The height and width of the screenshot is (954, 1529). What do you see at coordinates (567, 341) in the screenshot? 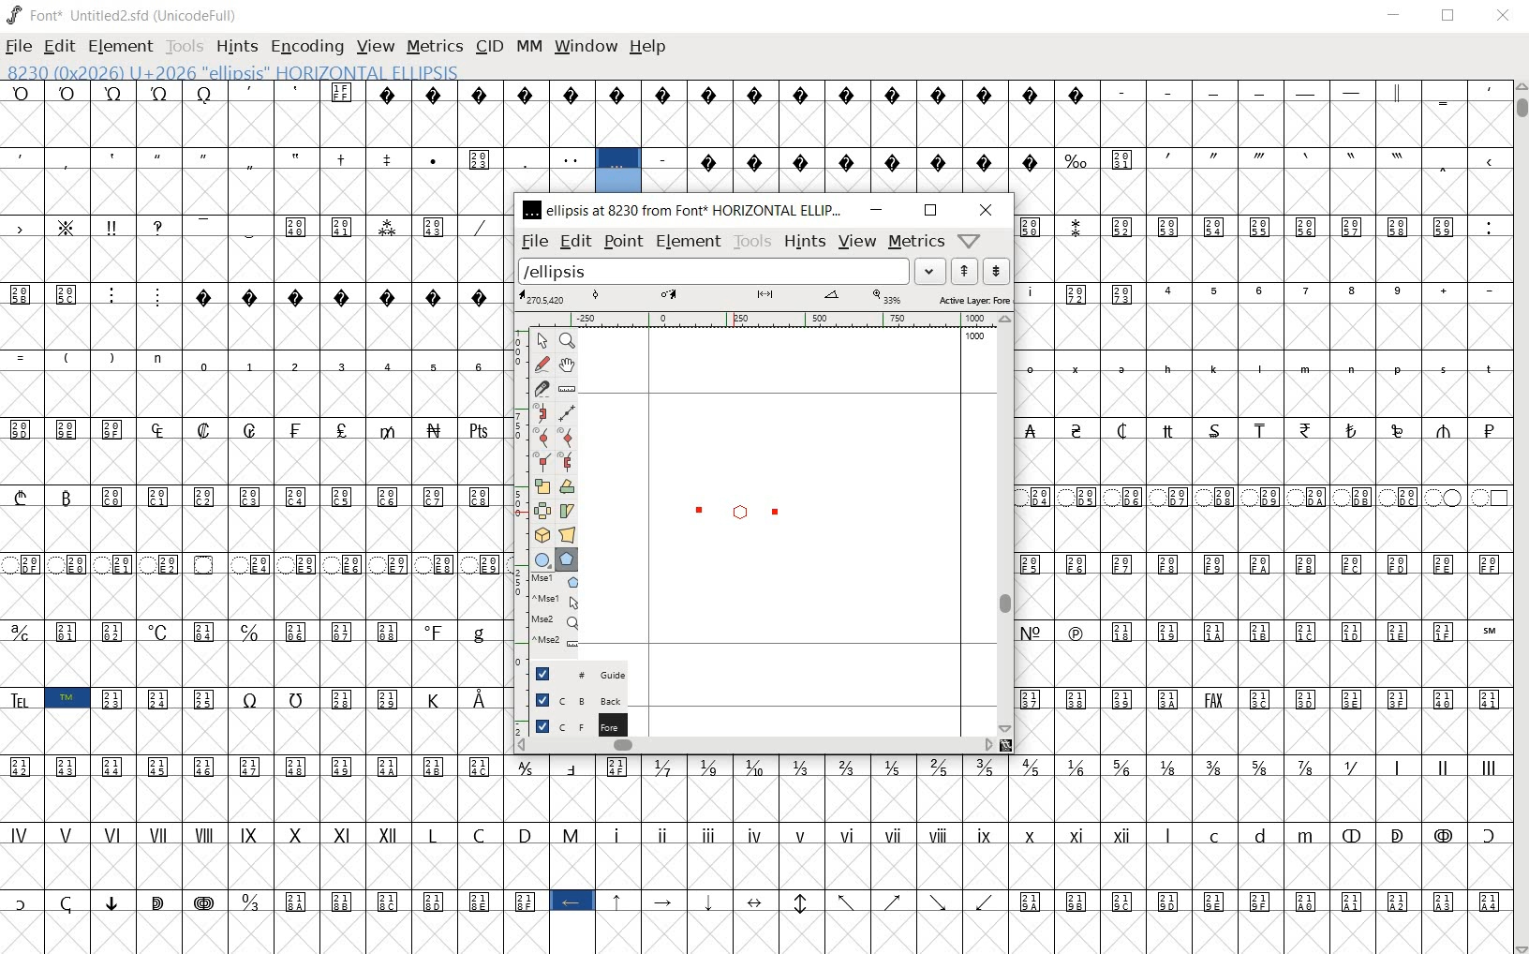
I see `MAGNIFY` at bounding box center [567, 341].